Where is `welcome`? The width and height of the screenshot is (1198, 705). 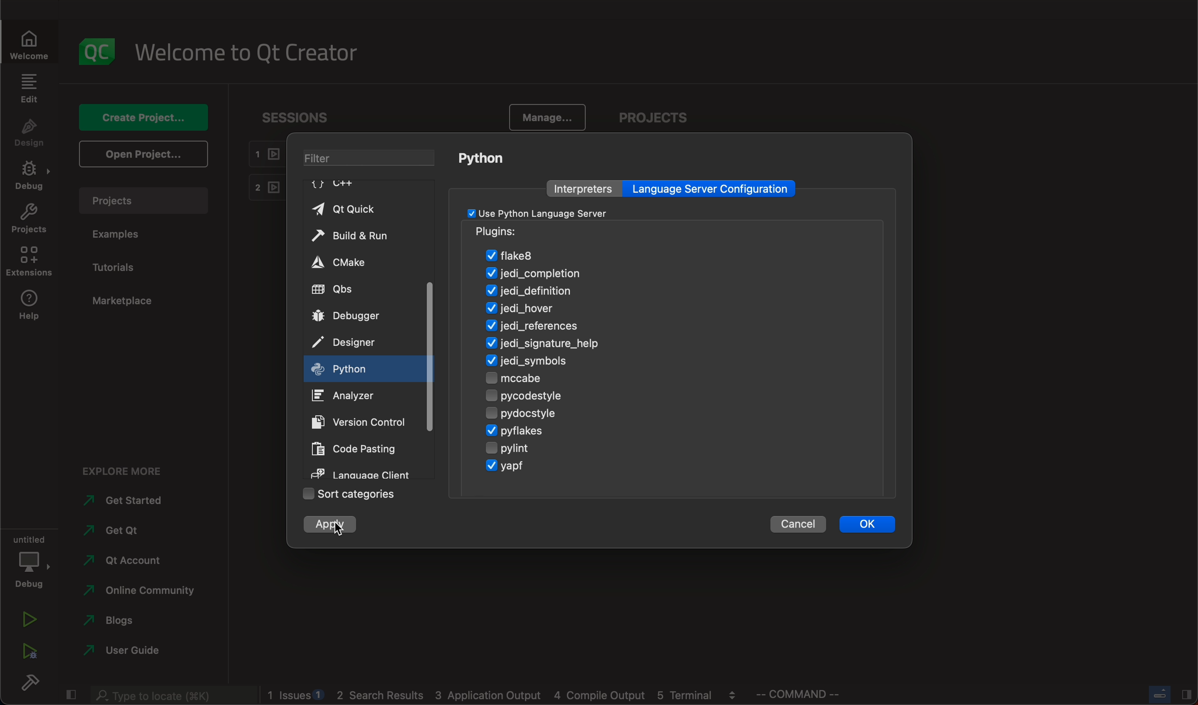
welcome is located at coordinates (250, 52).